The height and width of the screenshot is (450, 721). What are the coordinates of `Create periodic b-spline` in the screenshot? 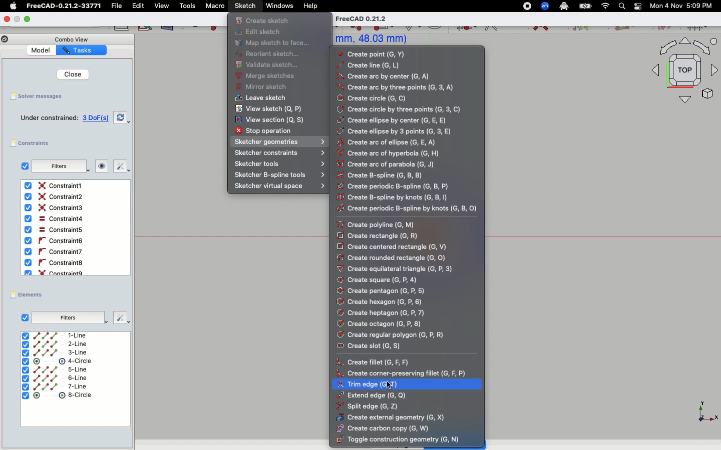 It's located at (395, 187).